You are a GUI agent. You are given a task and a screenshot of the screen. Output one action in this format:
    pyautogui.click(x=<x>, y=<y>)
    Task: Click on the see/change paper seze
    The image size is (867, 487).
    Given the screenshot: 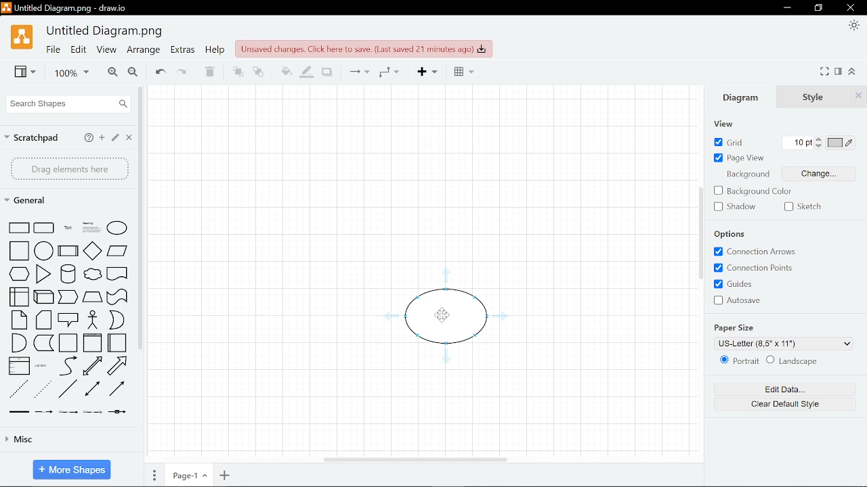 What is the action you would take?
    pyautogui.click(x=785, y=343)
    